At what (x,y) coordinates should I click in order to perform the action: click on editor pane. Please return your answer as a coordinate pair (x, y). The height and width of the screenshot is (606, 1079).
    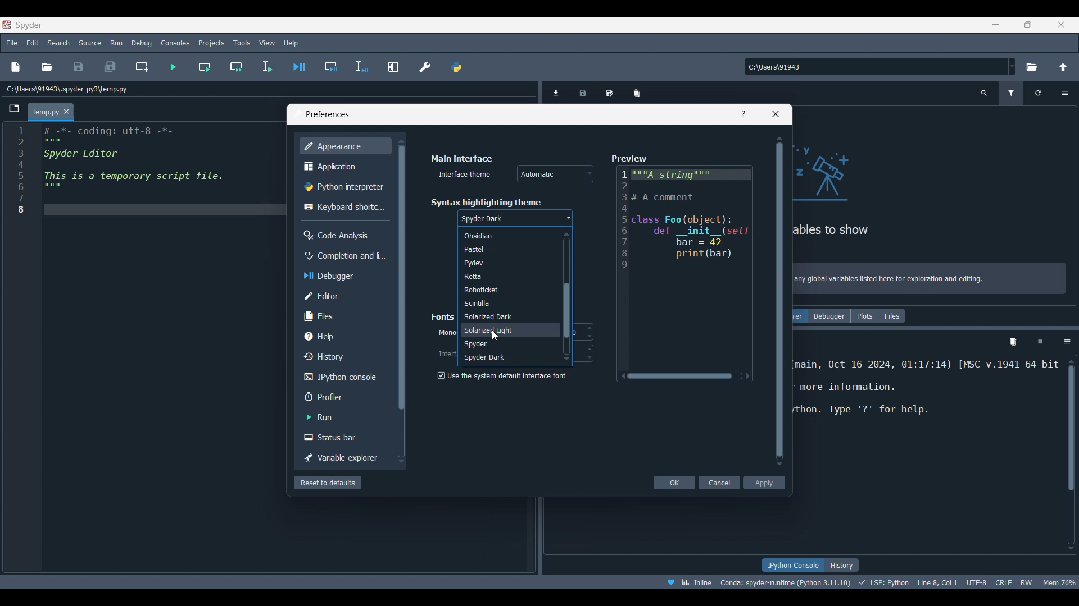
    Looking at the image, I should click on (159, 170).